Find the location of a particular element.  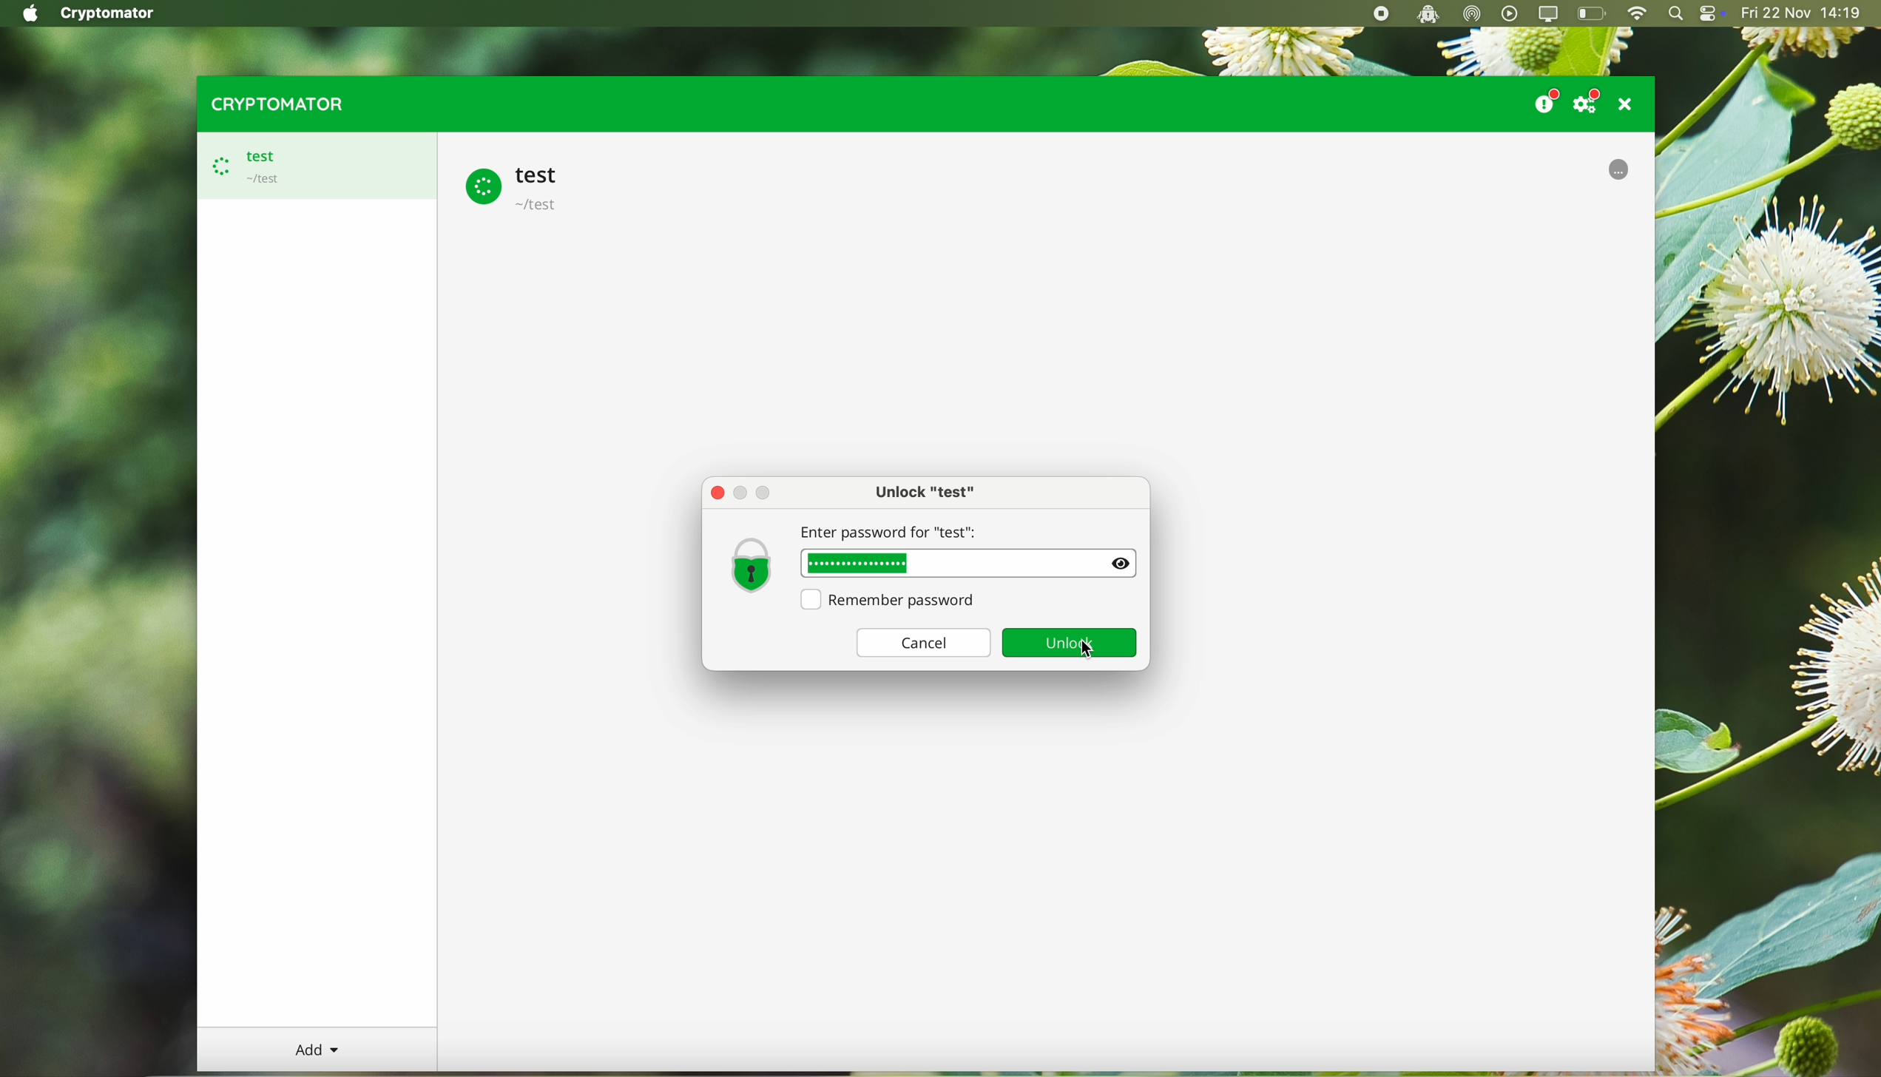

Maximize is located at coordinates (769, 493).